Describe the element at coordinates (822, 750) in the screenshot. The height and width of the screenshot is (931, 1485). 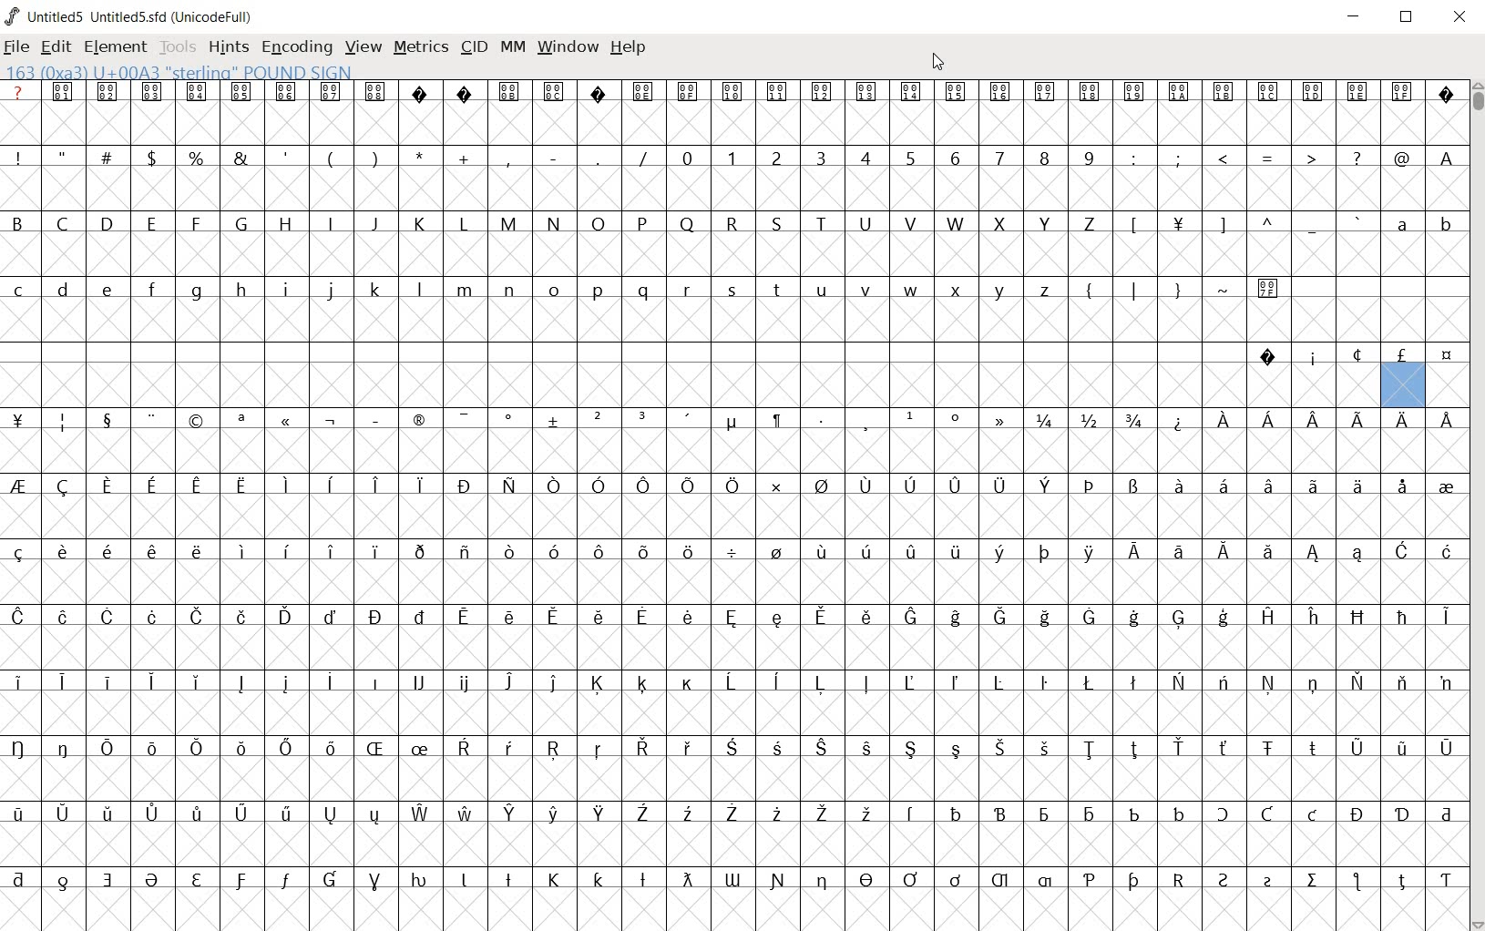
I see `Symbol` at that location.